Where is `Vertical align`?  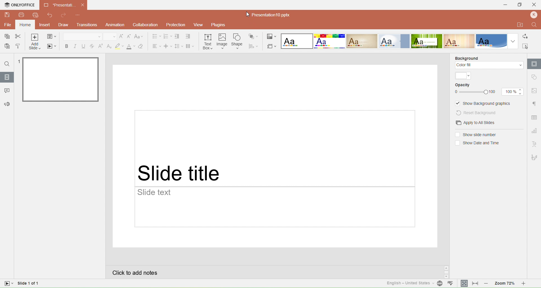 Vertical align is located at coordinates (168, 46).